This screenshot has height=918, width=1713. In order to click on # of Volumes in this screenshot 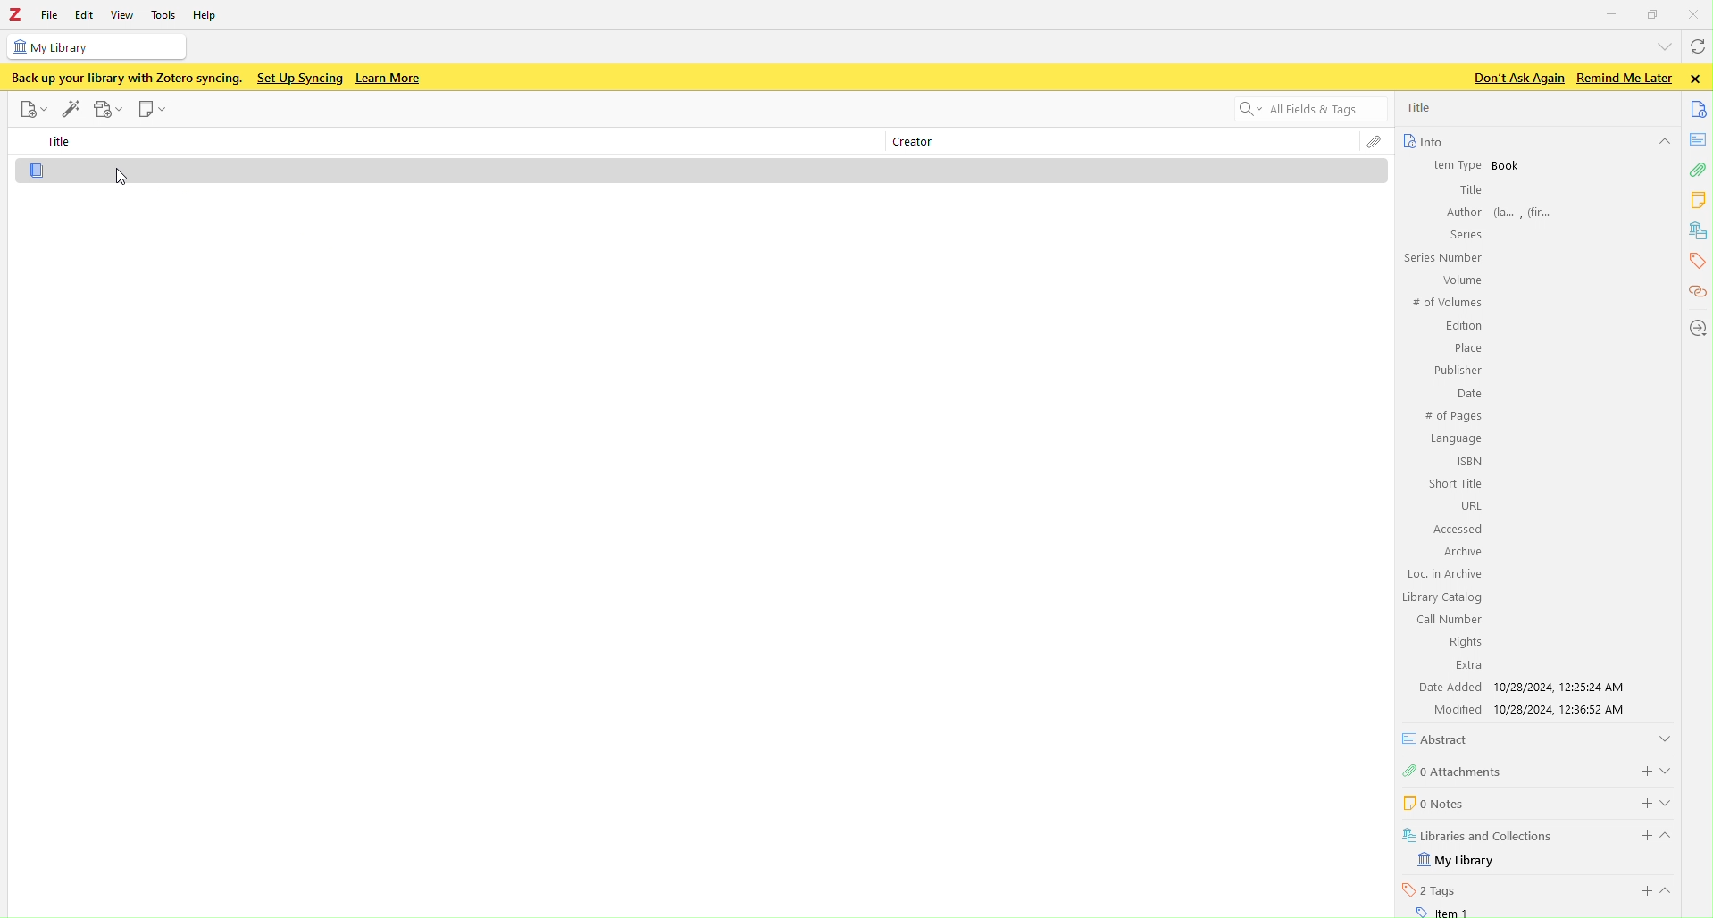, I will do `click(1445, 303)`.